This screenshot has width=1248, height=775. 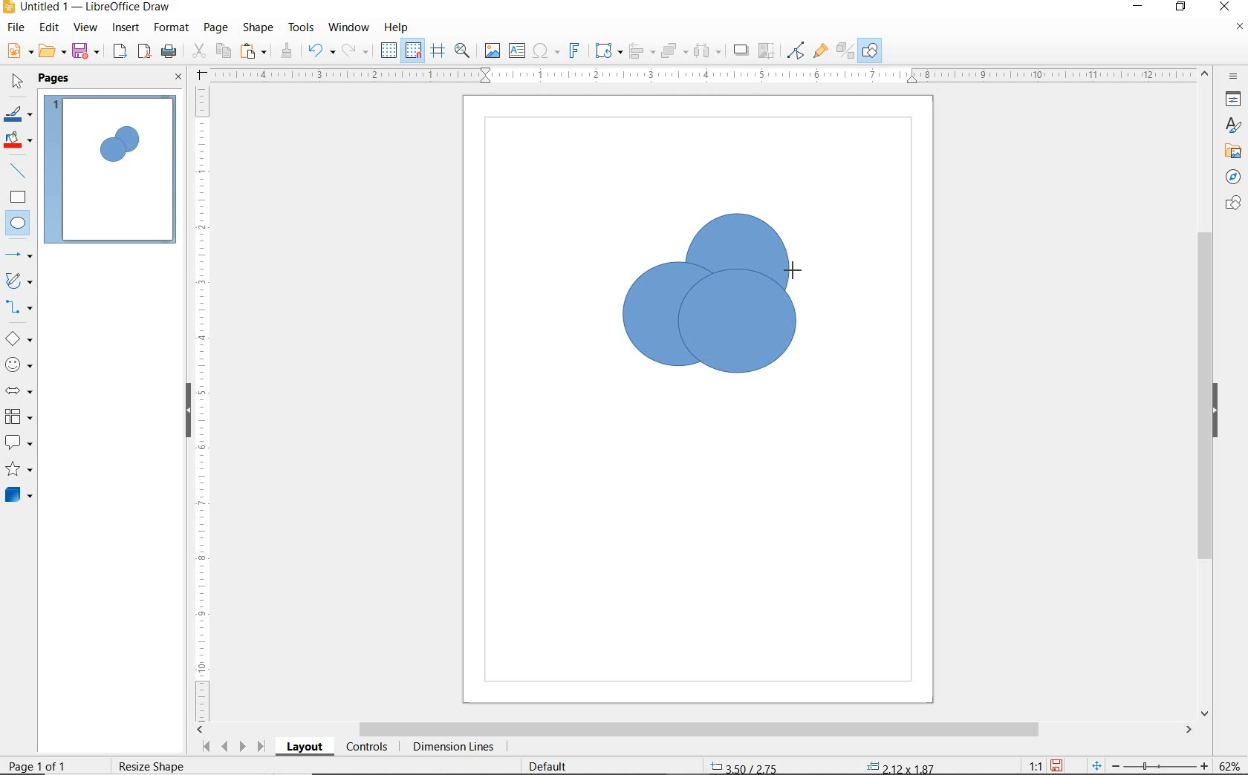 I want to click on RULER, so click(x=704, y=76).